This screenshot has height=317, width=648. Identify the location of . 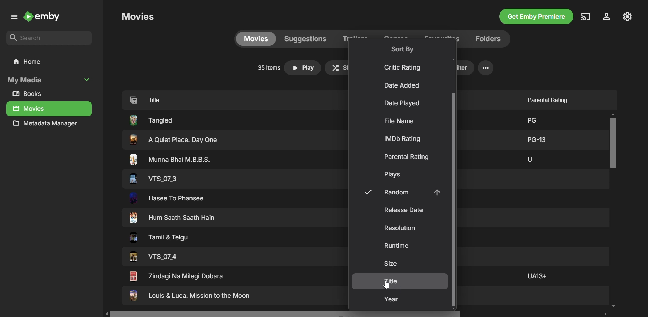
(189, 297).